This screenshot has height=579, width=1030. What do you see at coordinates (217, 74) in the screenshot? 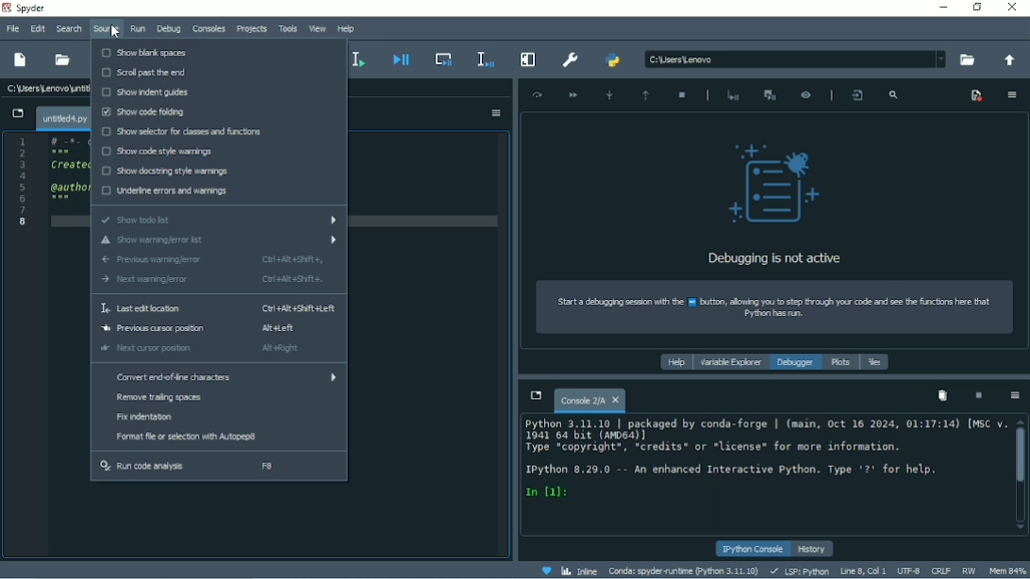
I see `Scroll past the end` at bounding box center [217, 74].